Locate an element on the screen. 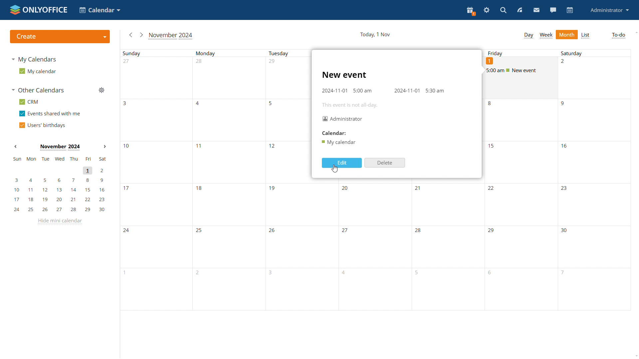 The width and height of the screenshot is (639, 359). Thursdays is located at coordinates (448, 248).